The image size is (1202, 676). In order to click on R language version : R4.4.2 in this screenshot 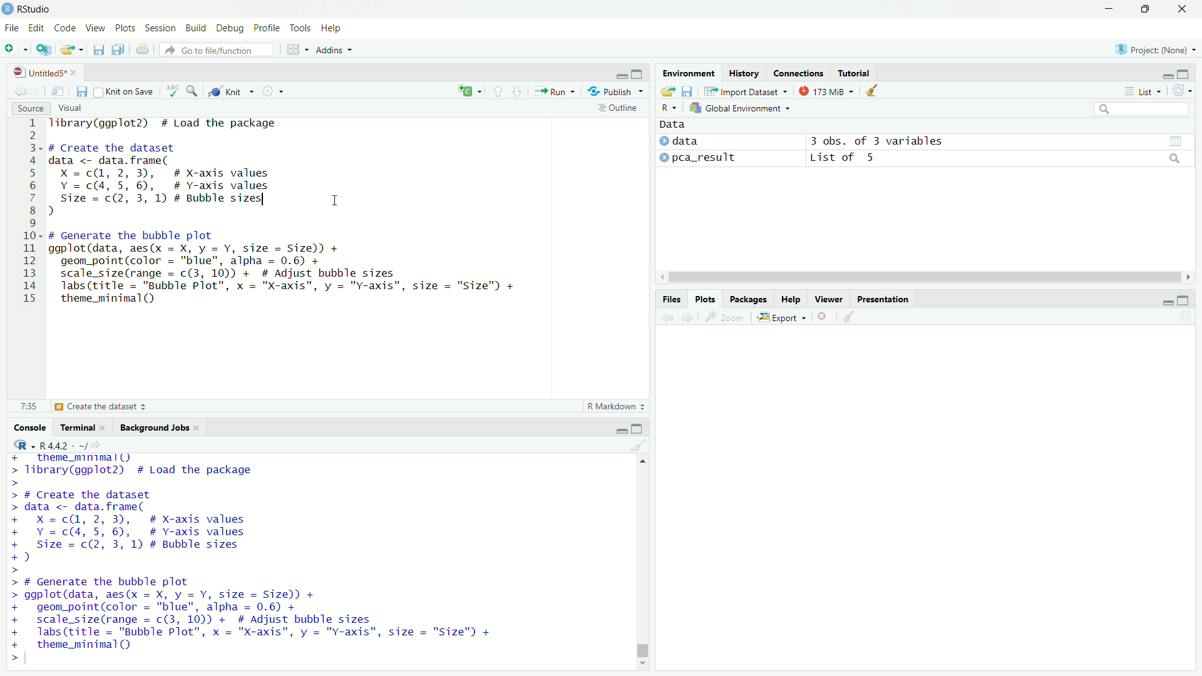, I will do `click(70, 445)`.